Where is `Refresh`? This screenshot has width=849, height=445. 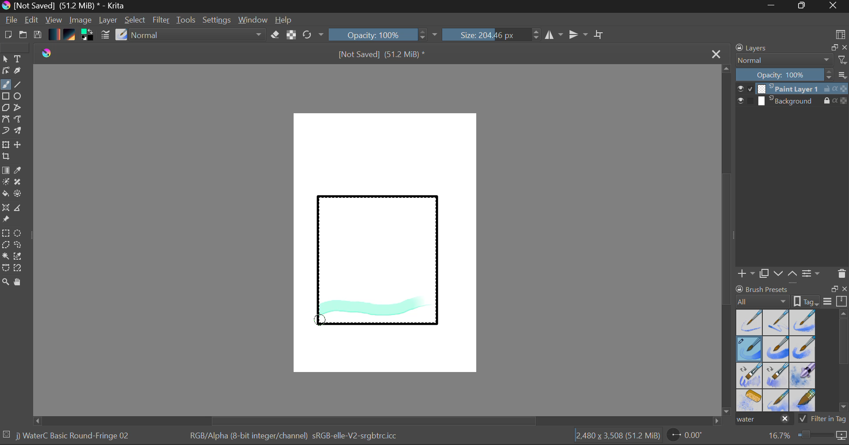
Refresh is located at coordinates (313, 35).